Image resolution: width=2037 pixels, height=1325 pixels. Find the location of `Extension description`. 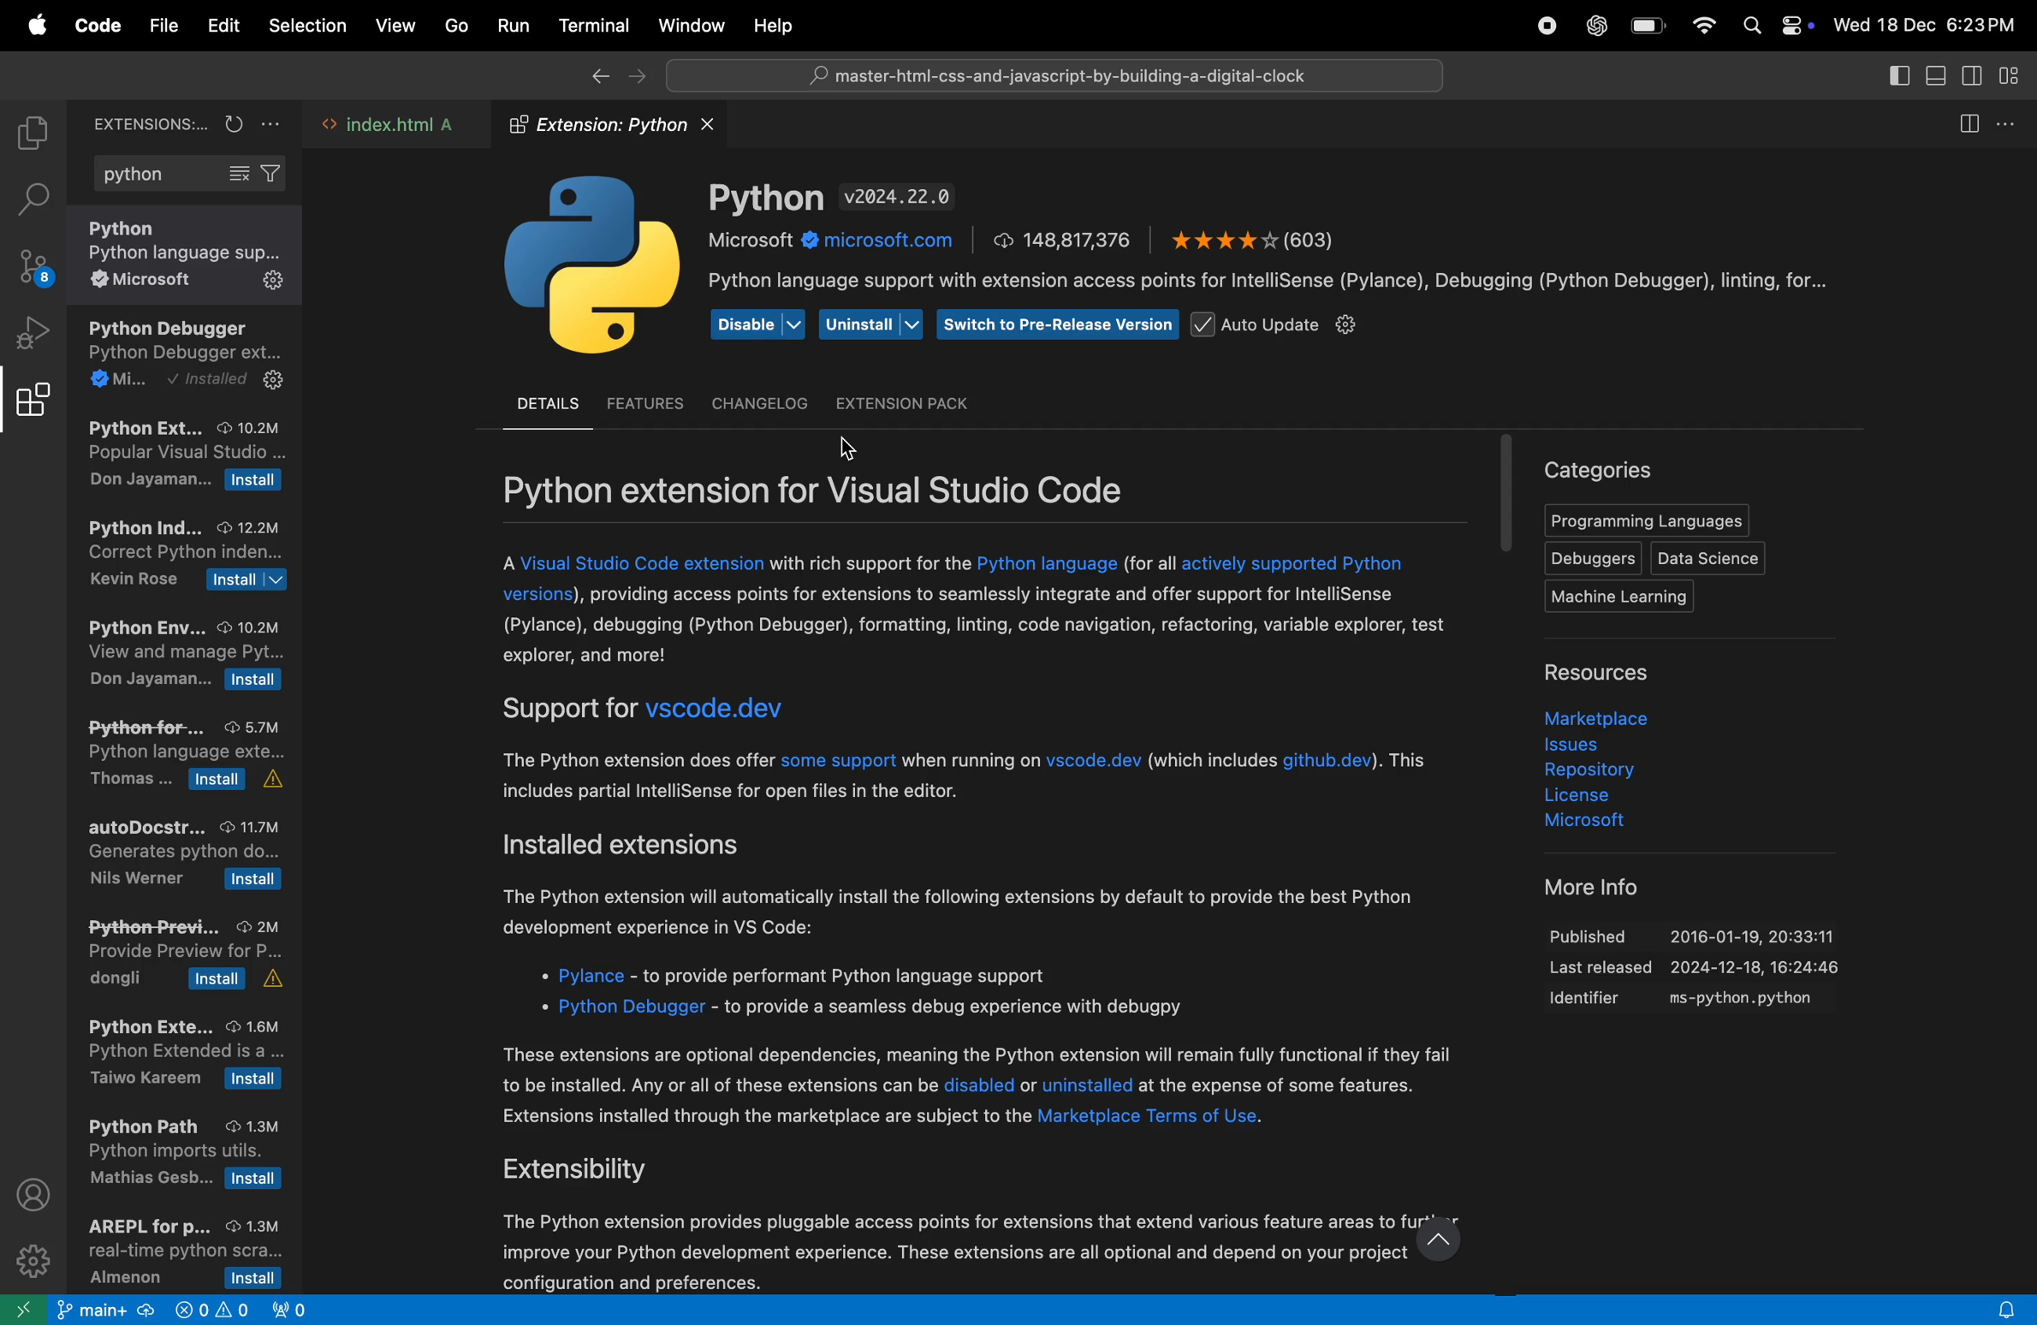

Extension description is located at coordinates (989, 916).